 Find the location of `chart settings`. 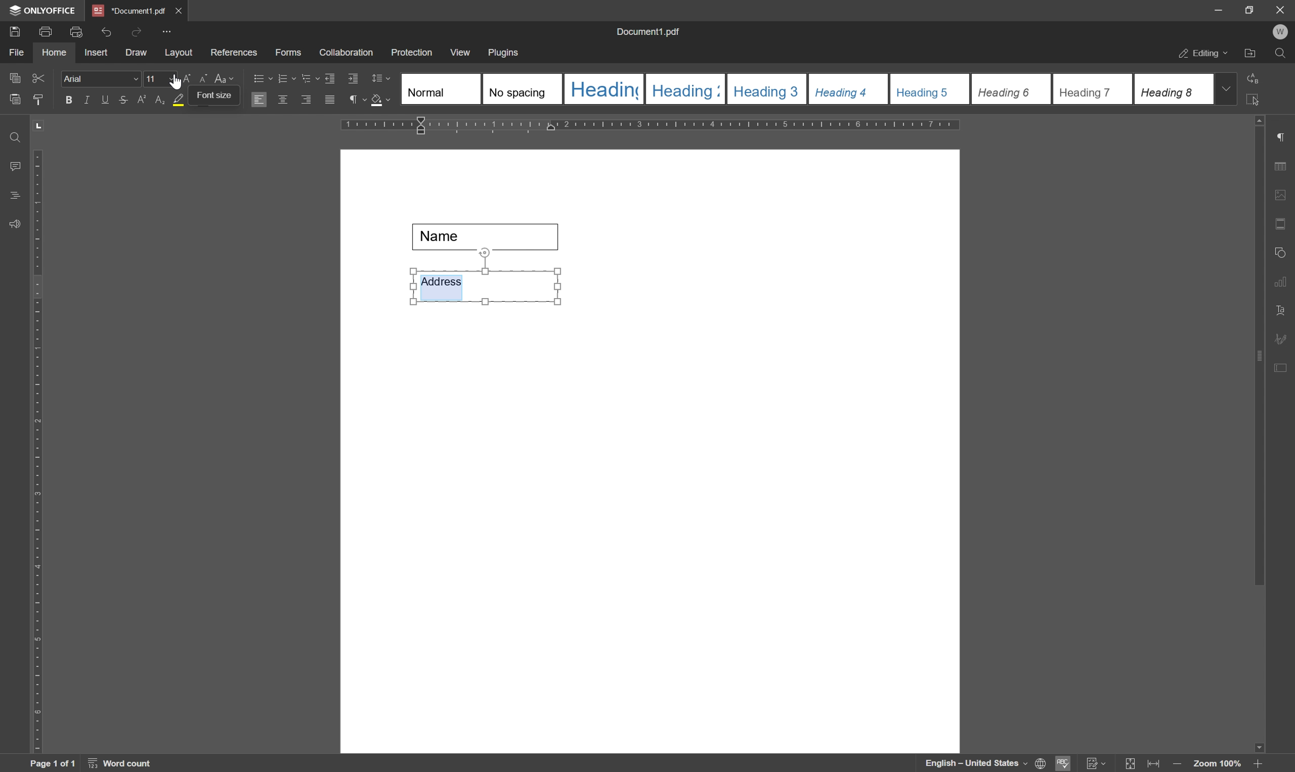

chart settings is located at coordinates (1284, 284).